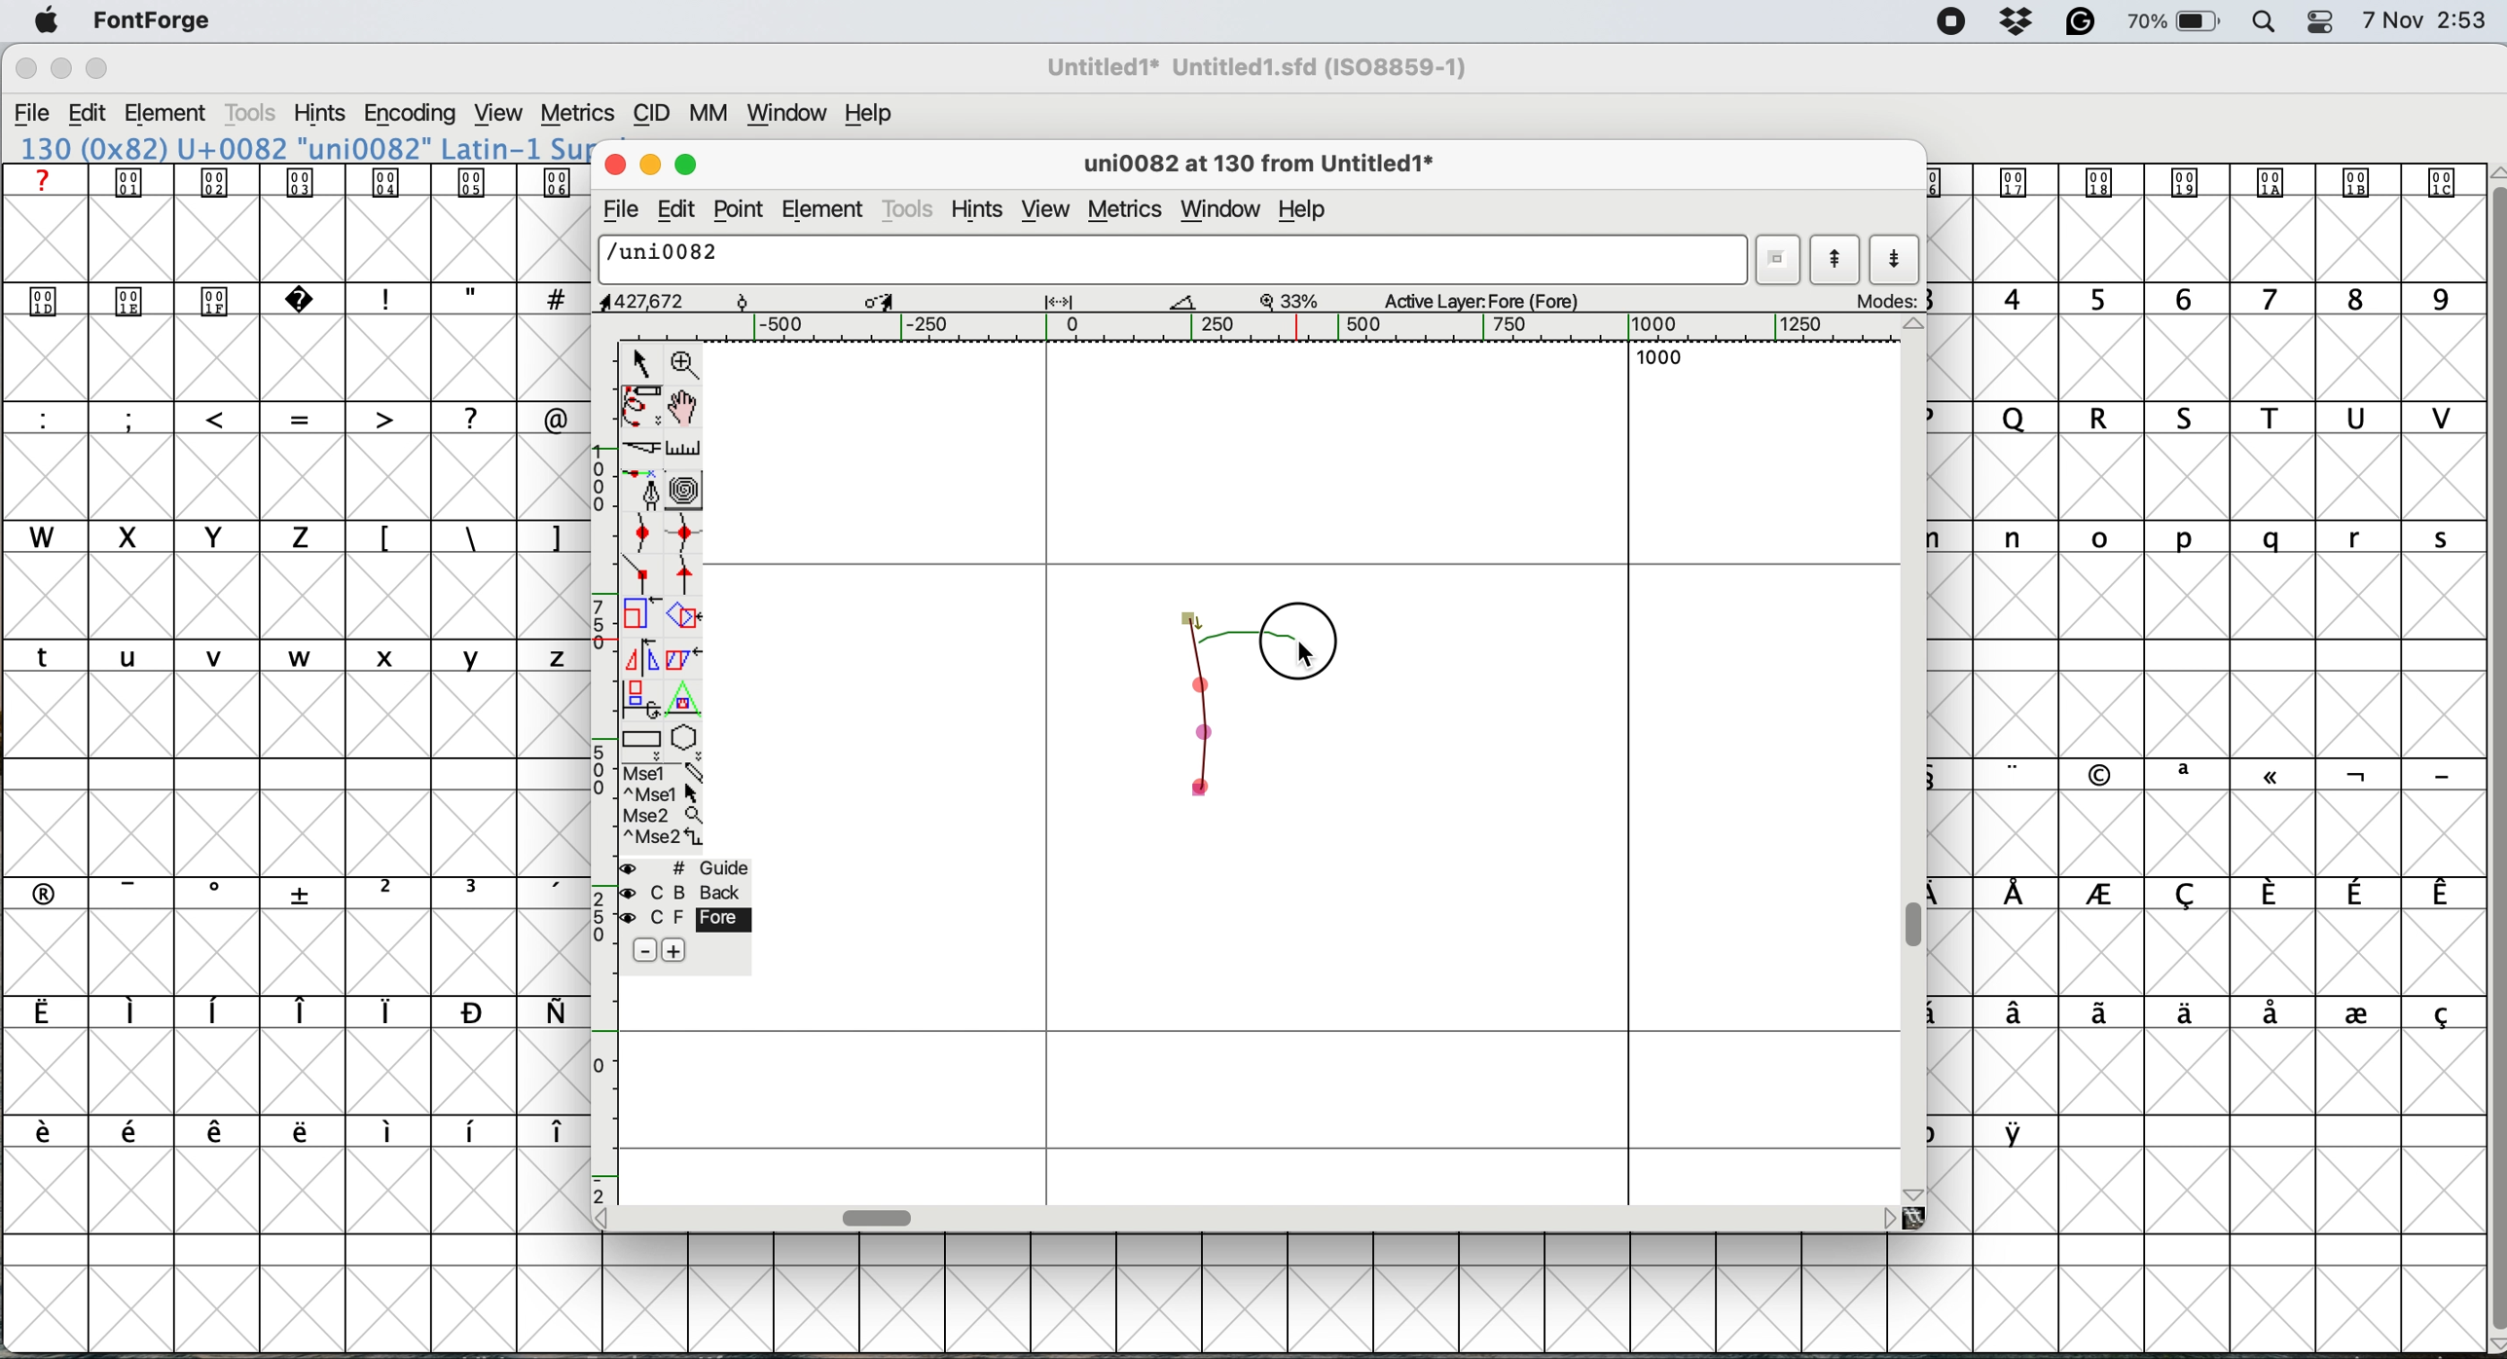  Describe the element at coordinates (880, 1214) in the screenshot. I see `horizontal scale` at that location.